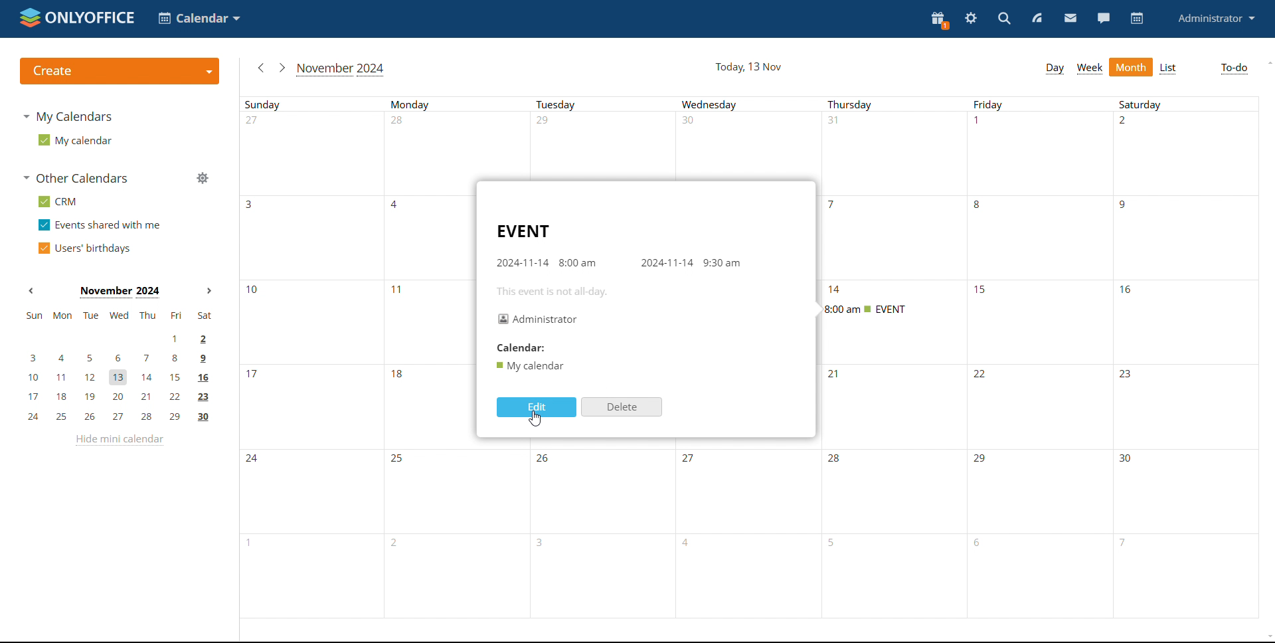 Image resolution: width=1275 pixels, height=643 pixels. Describe the element at coordinates (118, 440) in the screenshot. I see `hide mini calendar` at that location.